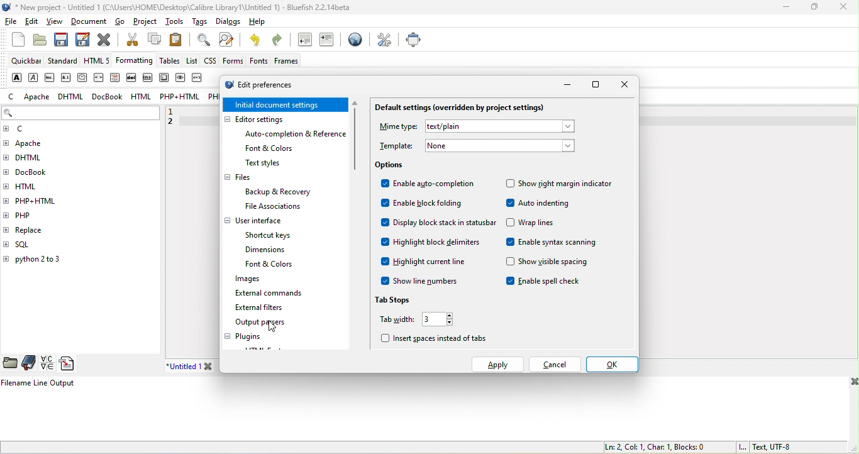  I want to click on bookmarks, so click(30, 363).